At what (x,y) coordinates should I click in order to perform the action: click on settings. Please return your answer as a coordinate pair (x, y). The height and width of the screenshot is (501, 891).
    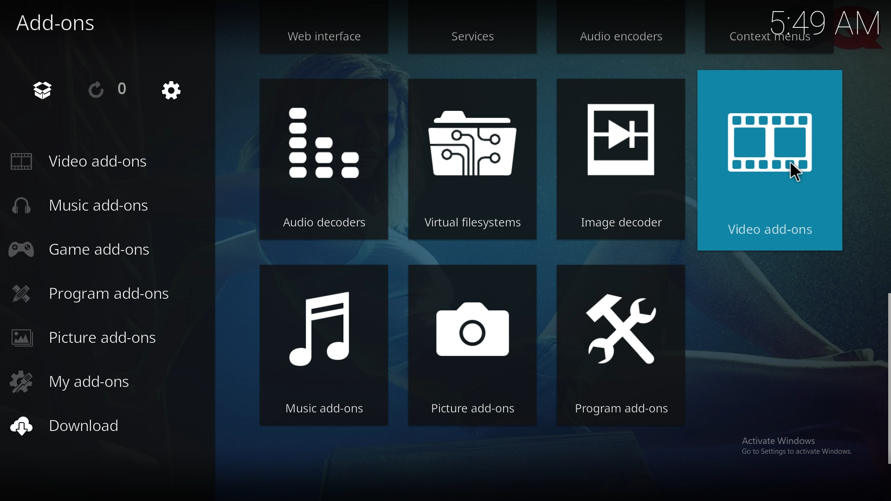
    Looking at the image, I should click on (170, 92).